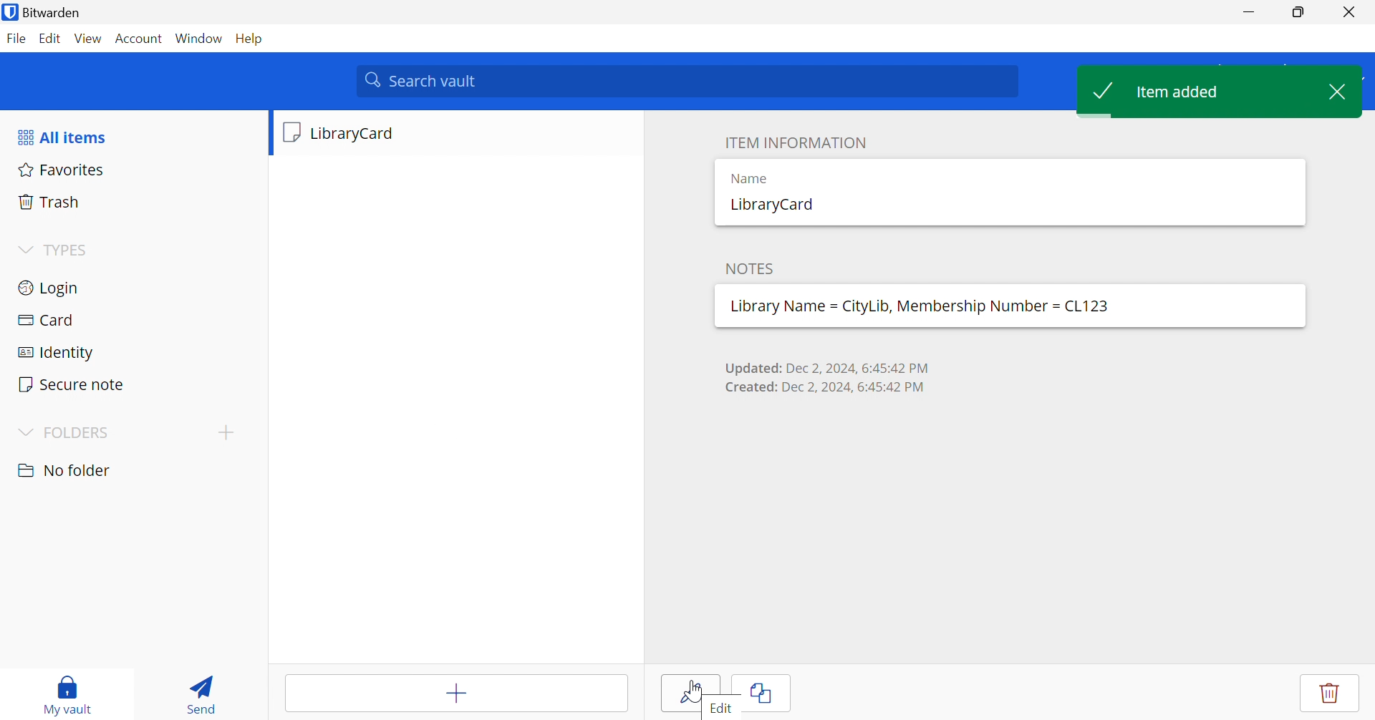  Describe the element at coordinates (748, 267) in the screenshot. I see `NOTES` at that location.